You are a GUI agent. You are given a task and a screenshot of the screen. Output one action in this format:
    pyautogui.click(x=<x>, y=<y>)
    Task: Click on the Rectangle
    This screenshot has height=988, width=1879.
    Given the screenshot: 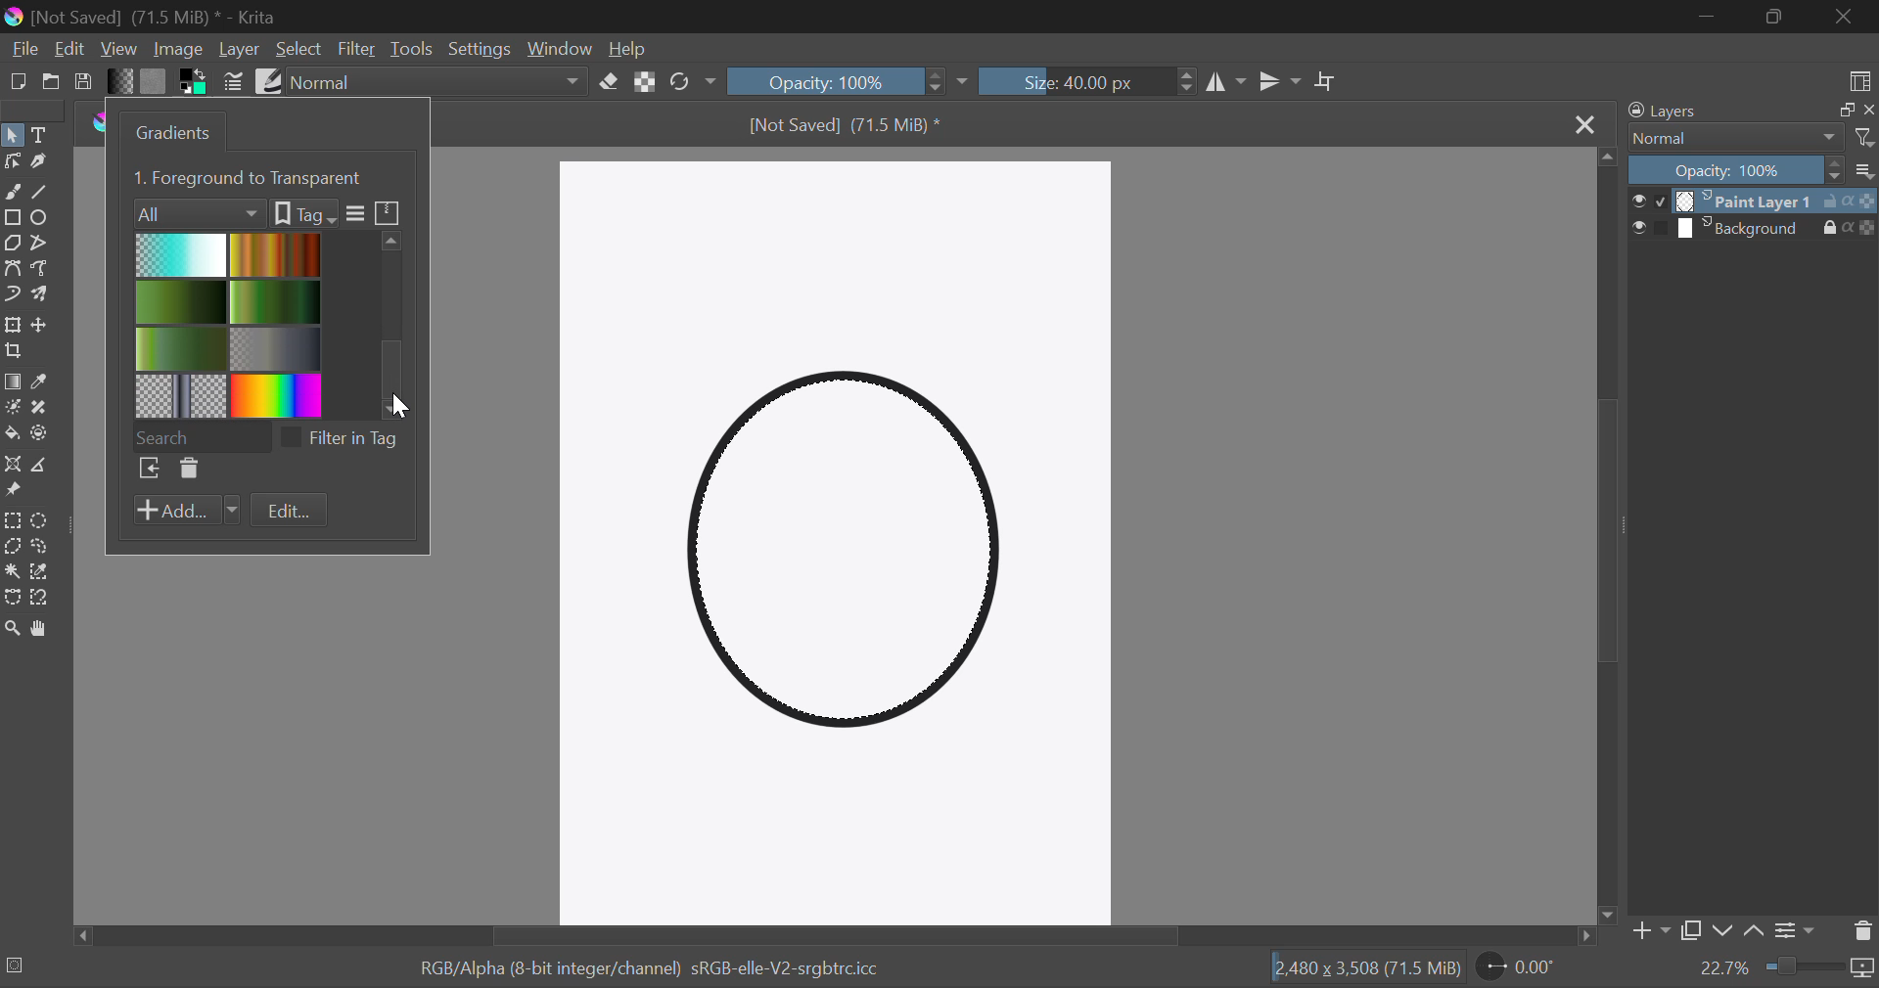 What is the action you would take?
    pyautogui.click(x=14, y=220)
    